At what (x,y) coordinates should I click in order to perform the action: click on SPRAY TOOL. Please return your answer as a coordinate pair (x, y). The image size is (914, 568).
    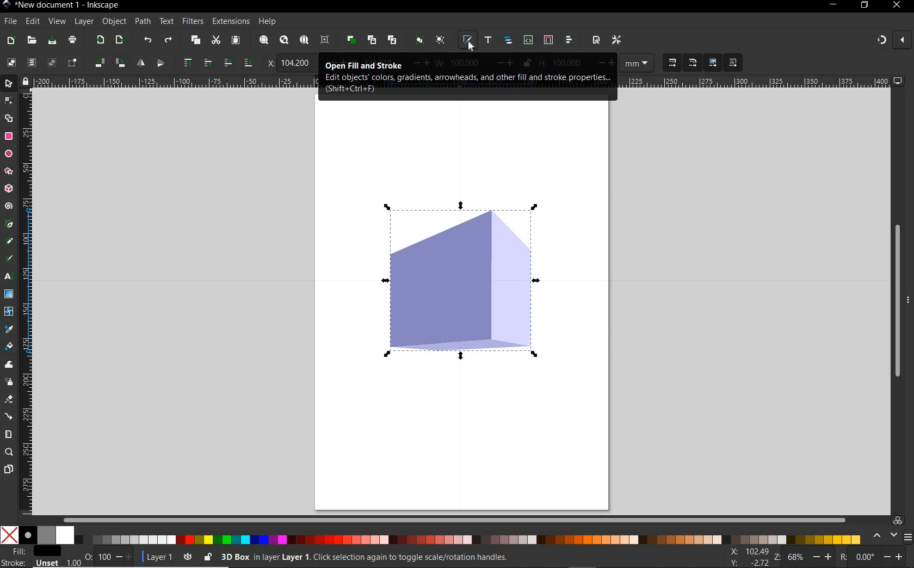
    Looking at the image, I should click on (9, 382).